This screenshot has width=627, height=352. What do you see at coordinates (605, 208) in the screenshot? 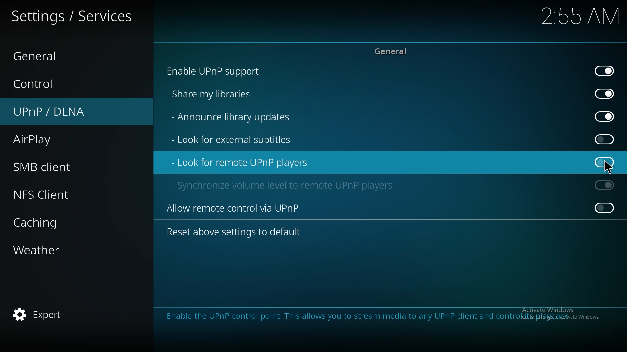
I see `Off` at bounding box center [605, 208].